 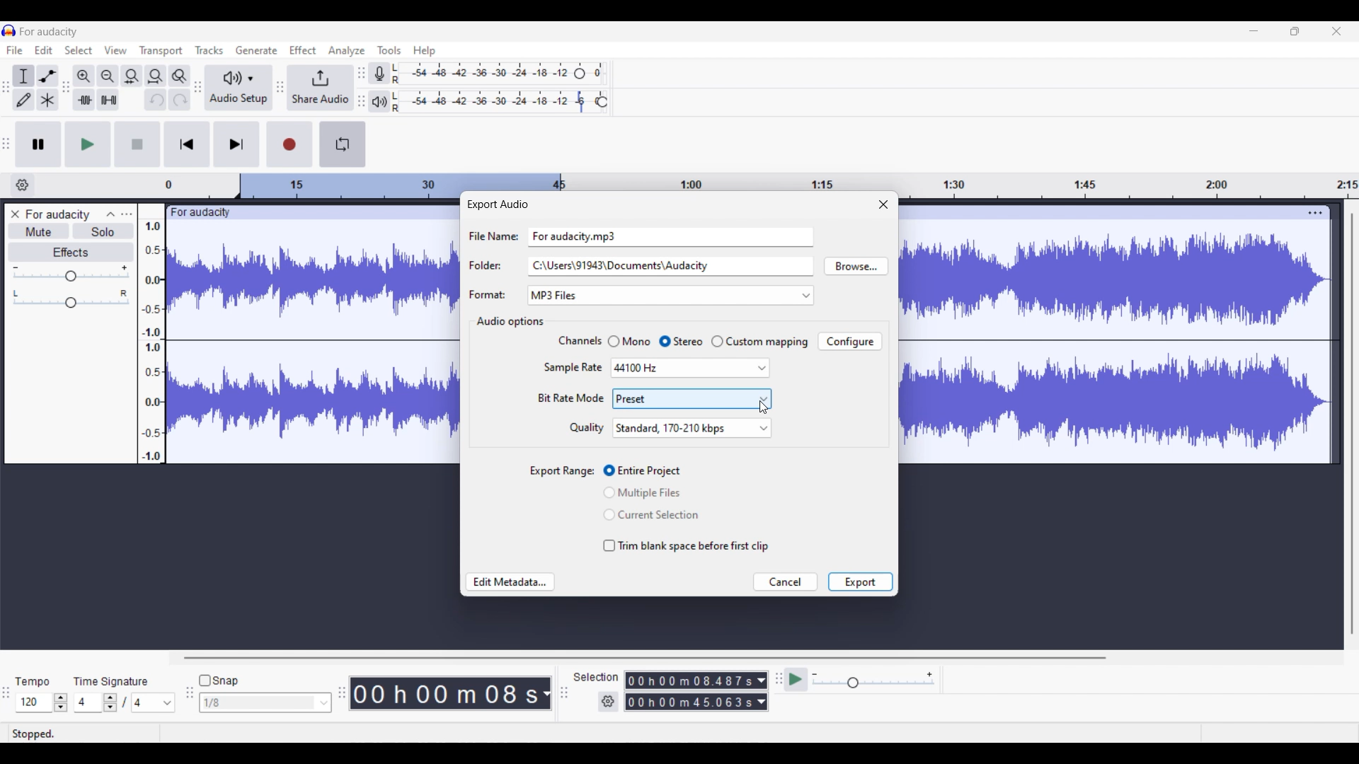 What do you see at coordinates (849, 341) in the screenshot?
I see `Configure` at bounding box center [849, 341].